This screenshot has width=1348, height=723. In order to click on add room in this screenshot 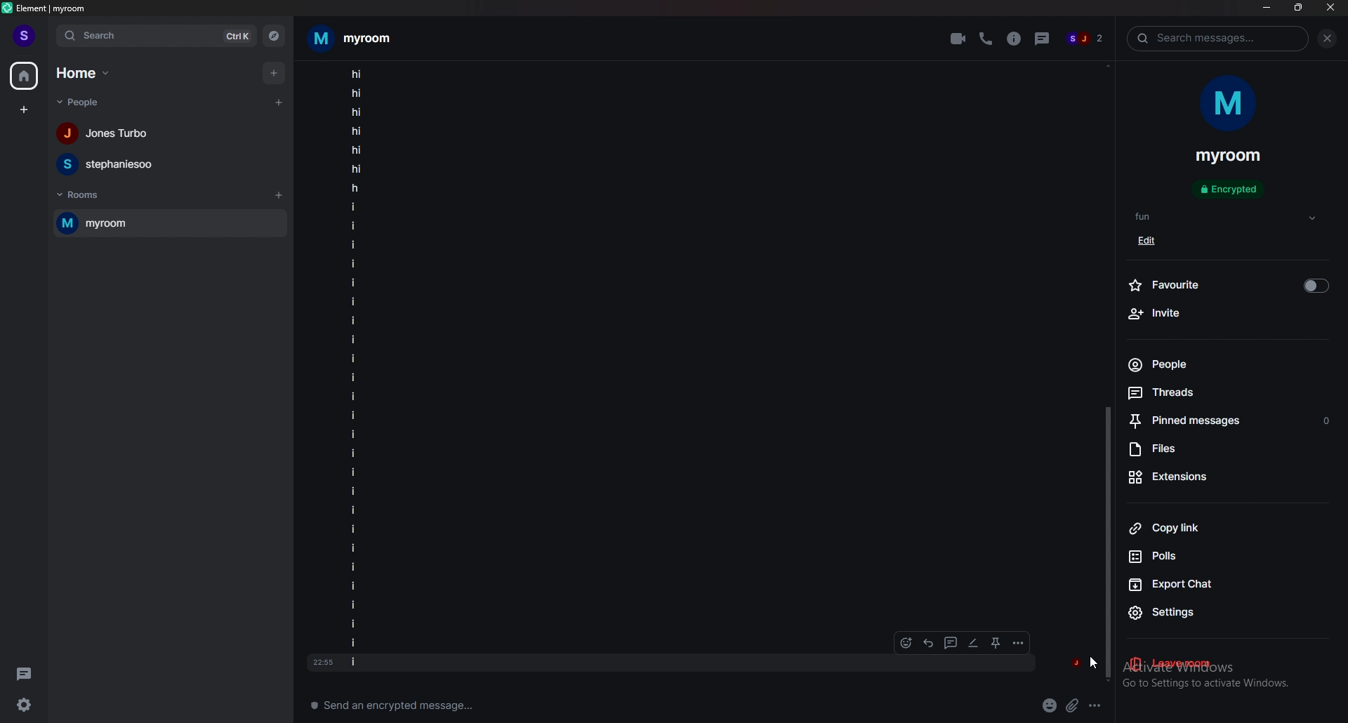, I will do `click(277, 195)`.